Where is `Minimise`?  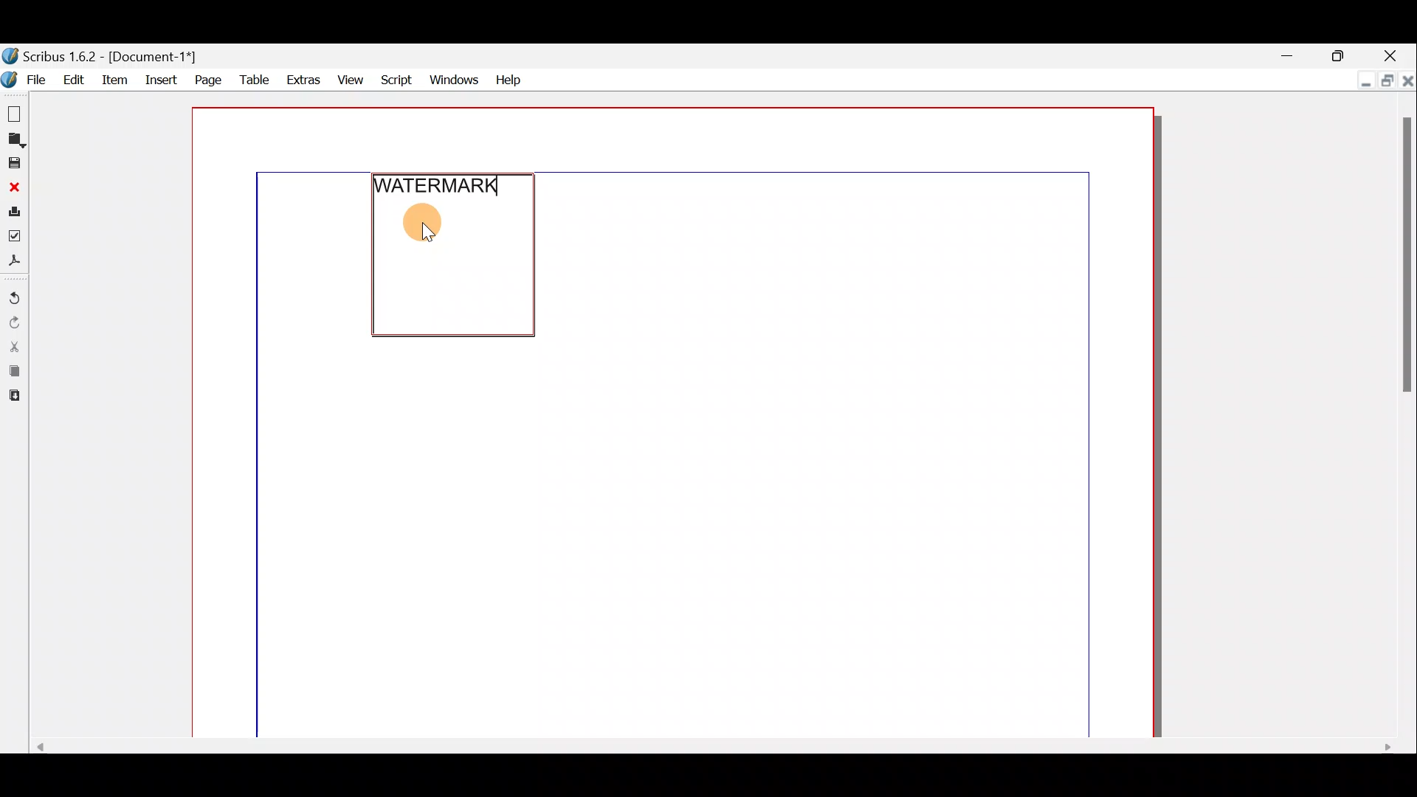
Minimise is located at coordinates (1291, 54).